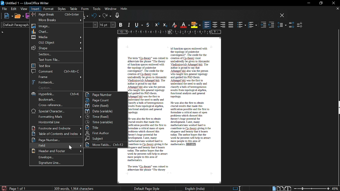 This screenshot has height=191, width=340. Describe the element at coordinates (164, 25) in the screenshot. I see `Subscript` at that location.